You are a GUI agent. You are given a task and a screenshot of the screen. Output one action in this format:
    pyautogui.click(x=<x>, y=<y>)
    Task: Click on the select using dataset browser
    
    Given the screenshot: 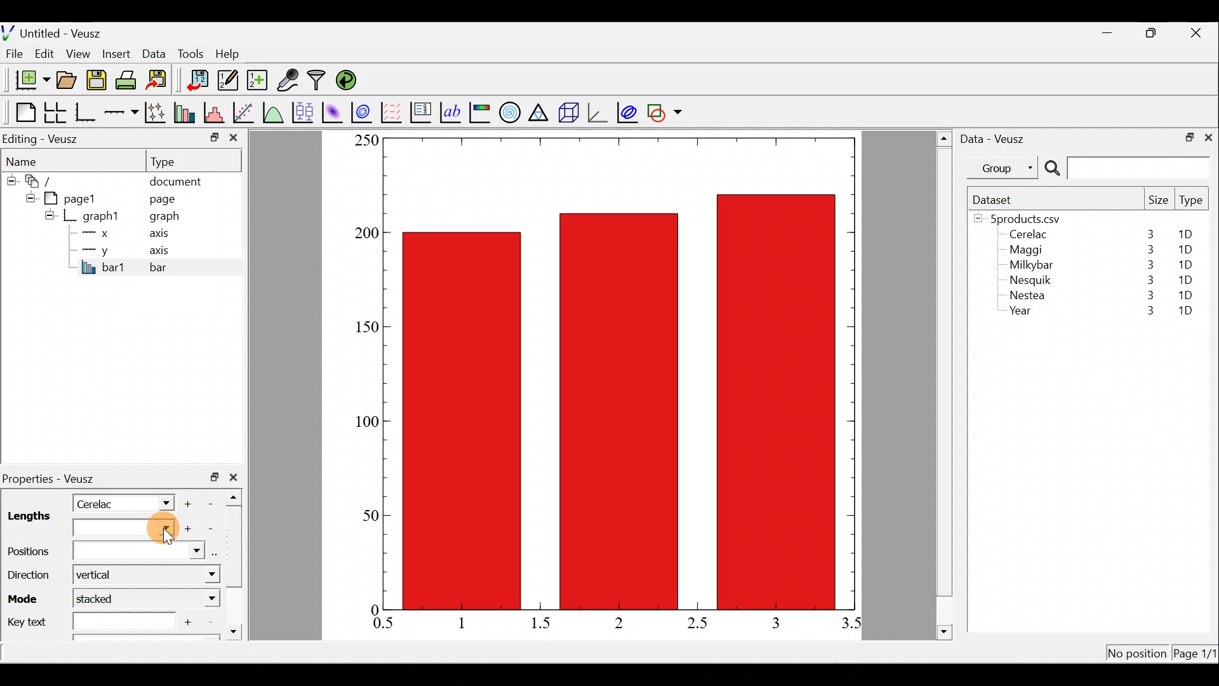 What is the action you would take?
    pyautogui.click(x=218, y=553)
    